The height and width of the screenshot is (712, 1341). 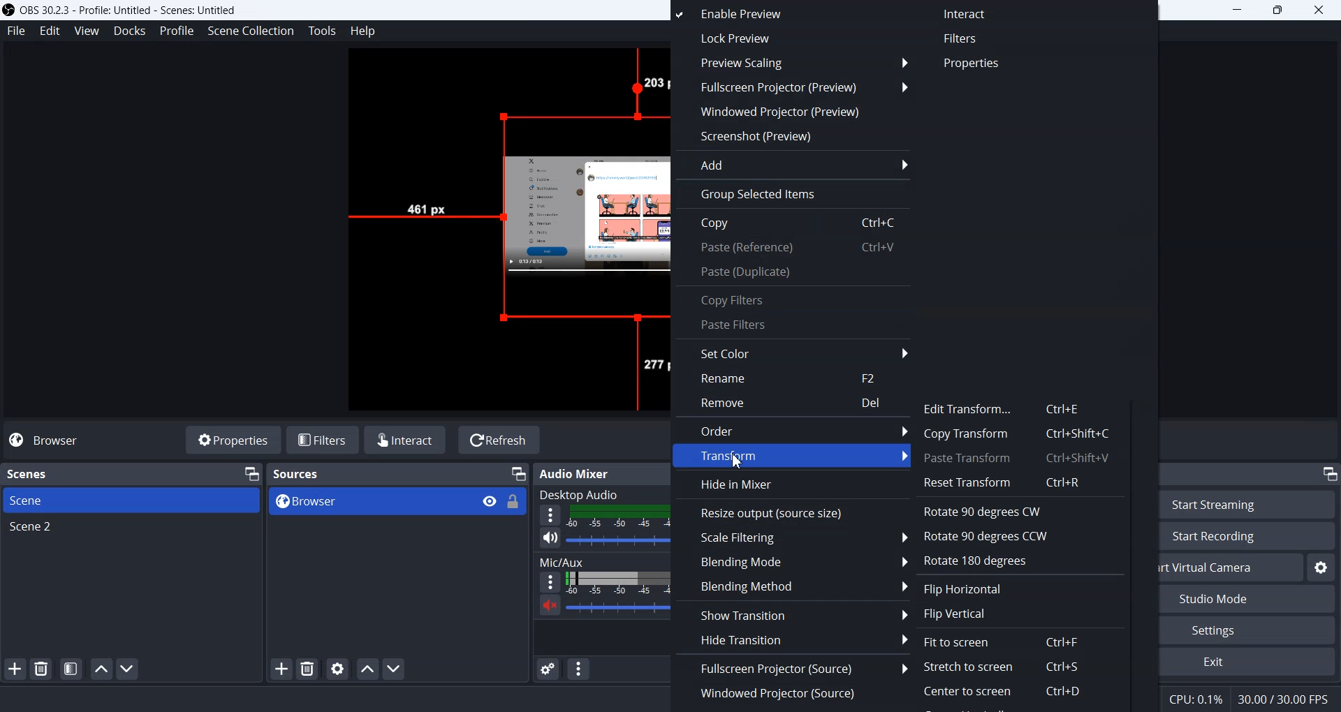 What do you see at coordinates (517, 507) in the screenshot?
I see `Lock` at bounding box center [517, 507].